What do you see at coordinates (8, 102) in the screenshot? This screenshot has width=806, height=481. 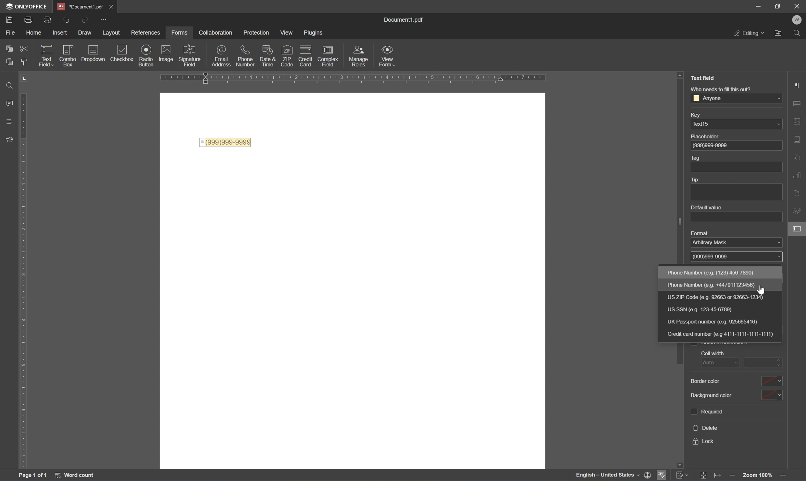 I see `comments` at bounding box center [8, 102].